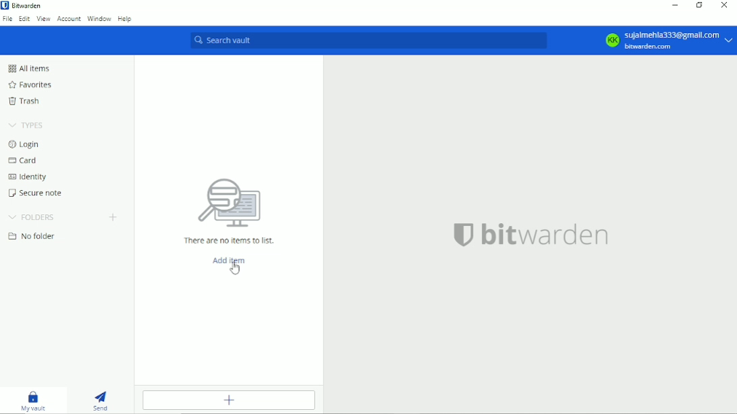  Describe the element at coordinates (5, 5) in the screenshot. I see `bitwarden logo` at that location.